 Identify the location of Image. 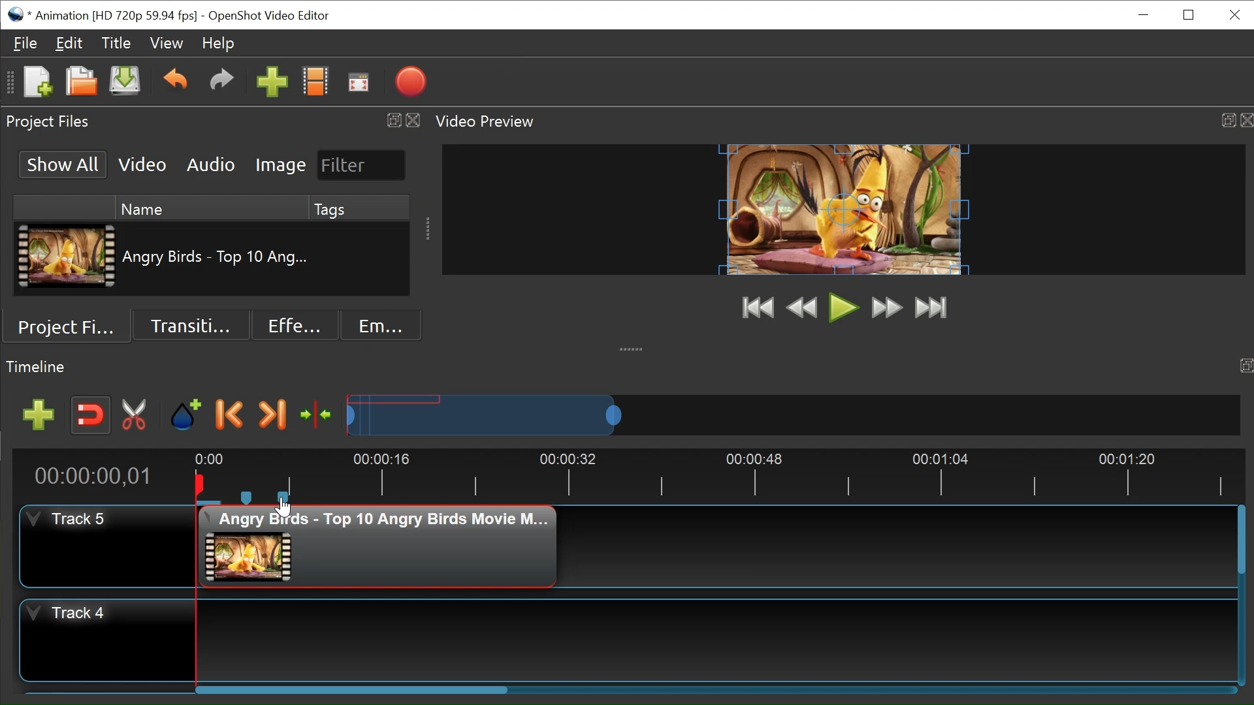
(280, 166).